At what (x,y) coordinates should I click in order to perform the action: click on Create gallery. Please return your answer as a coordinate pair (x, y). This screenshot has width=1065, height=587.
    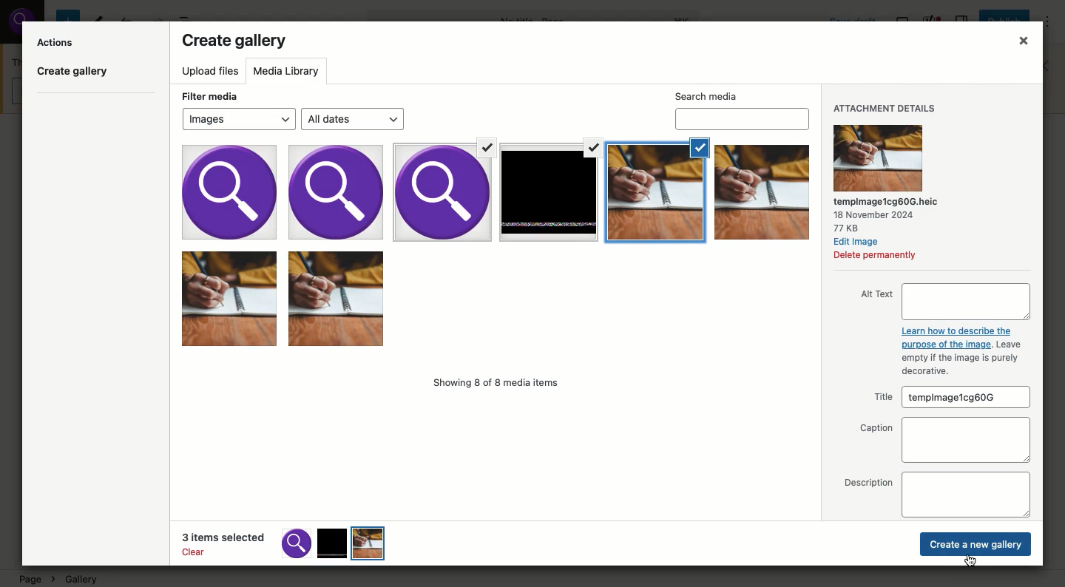
    Looking at the image, I should click on (74, 74).